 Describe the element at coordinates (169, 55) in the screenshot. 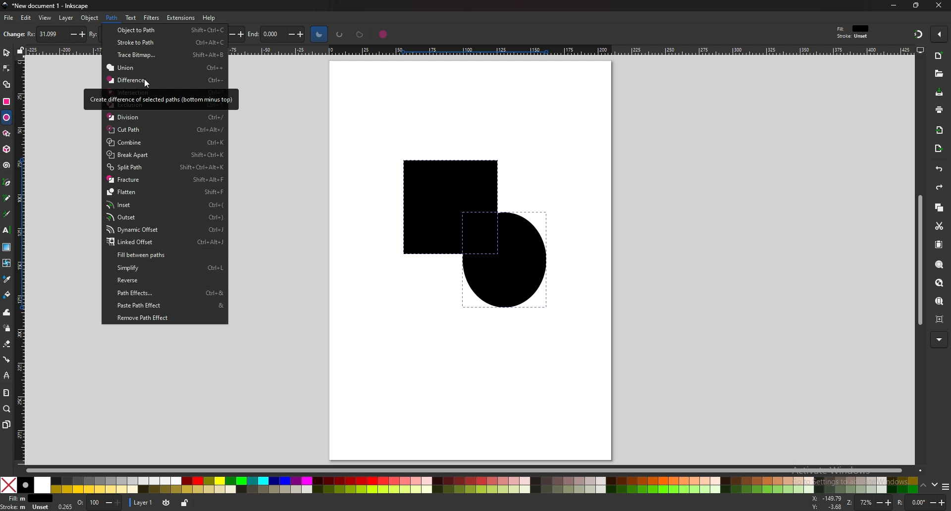

I see `Trace Bitmap.` at that location.